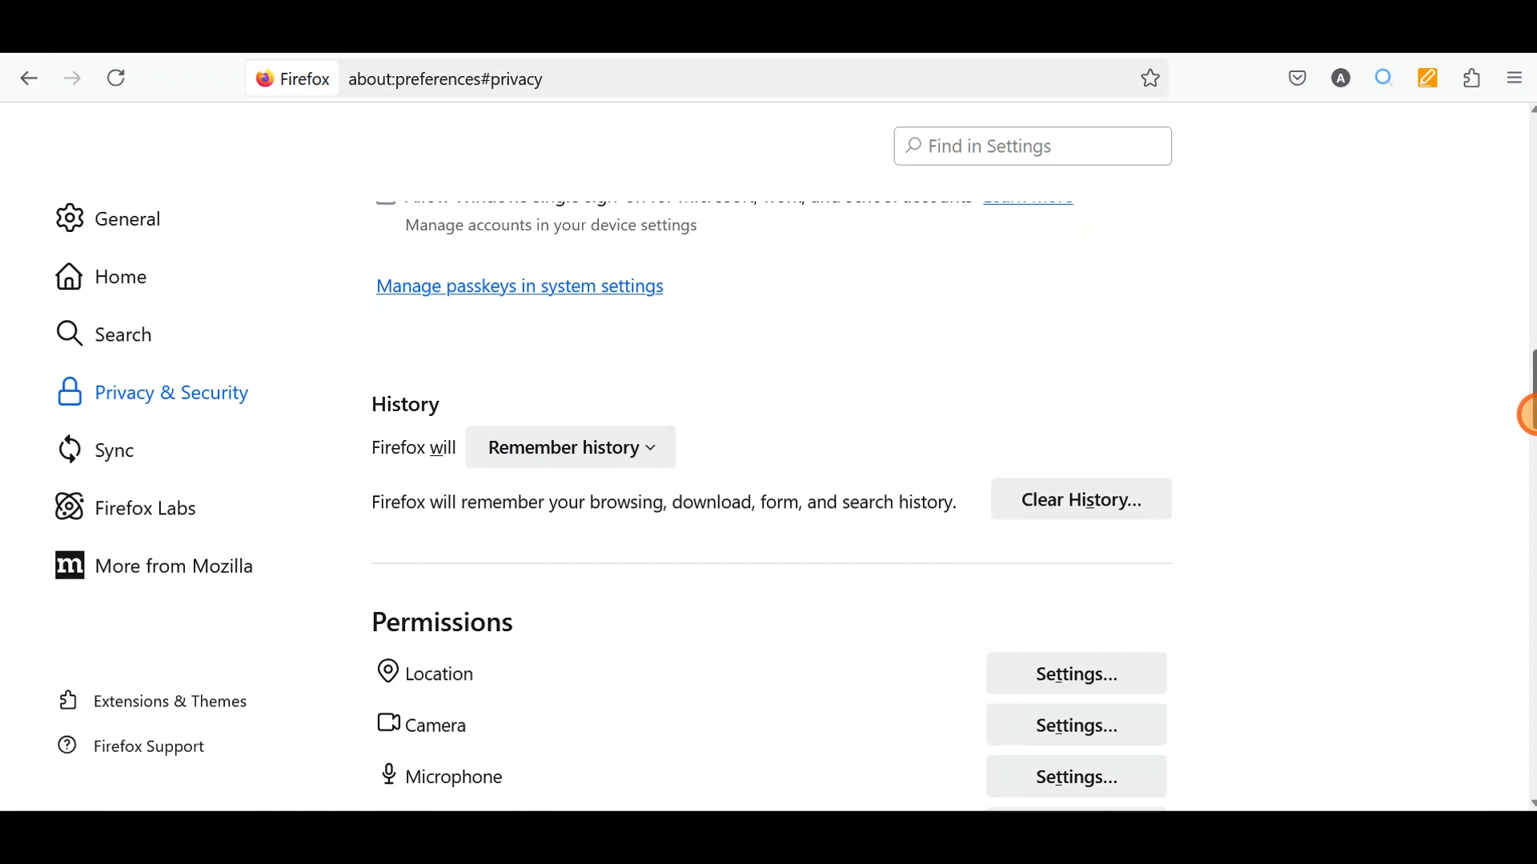 This screenshot has height=864, width=1537. Describe the element at coordinates (140, 505) in the screenshot. I see `Firefox labs` at that location.